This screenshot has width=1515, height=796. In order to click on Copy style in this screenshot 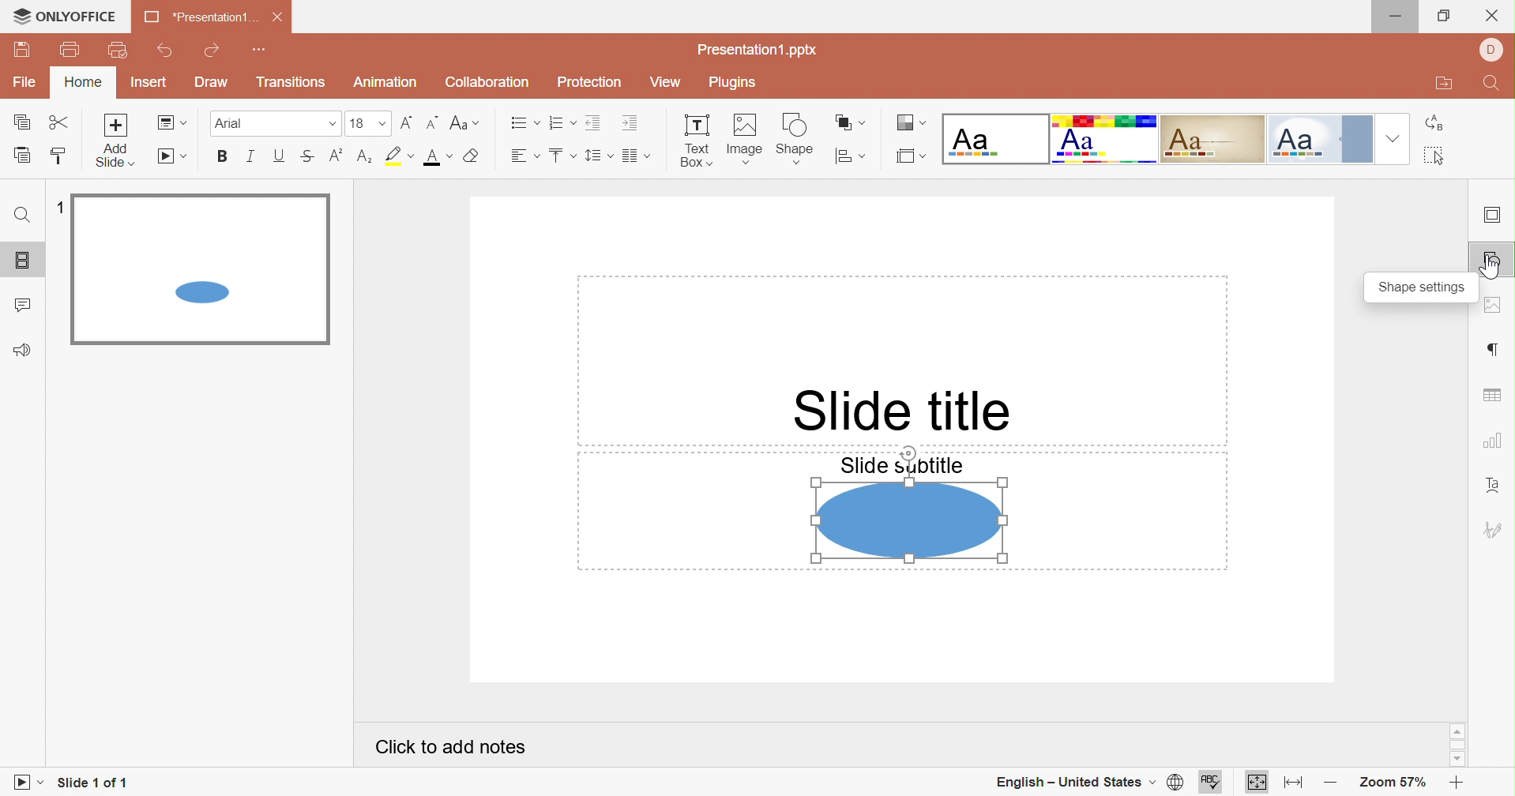, I will do `click(60, 155)`.